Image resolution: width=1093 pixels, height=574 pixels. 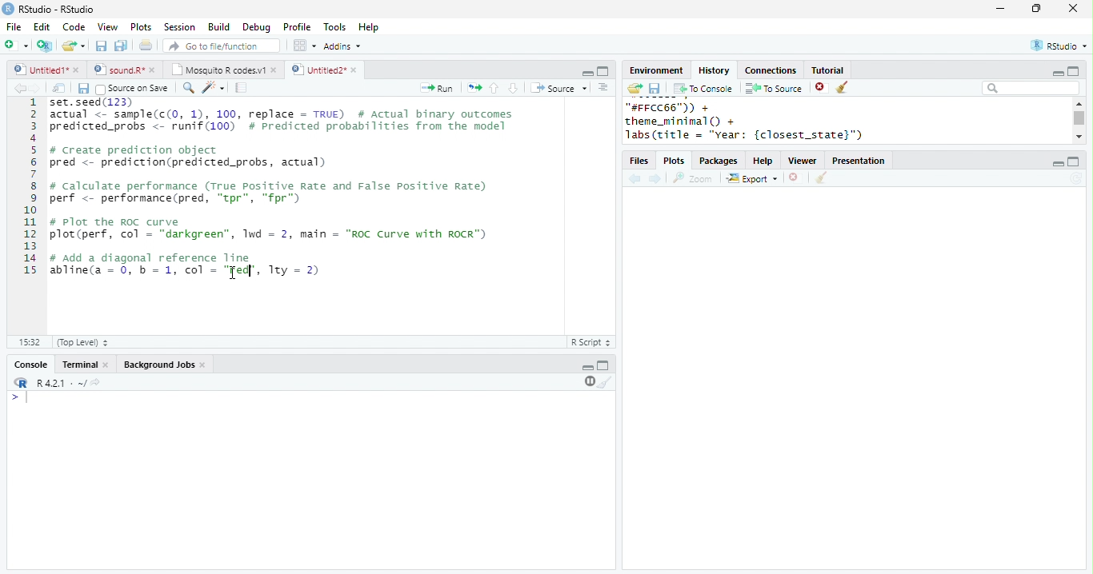 I want to click on Presentation, so click(x=859, y=161).